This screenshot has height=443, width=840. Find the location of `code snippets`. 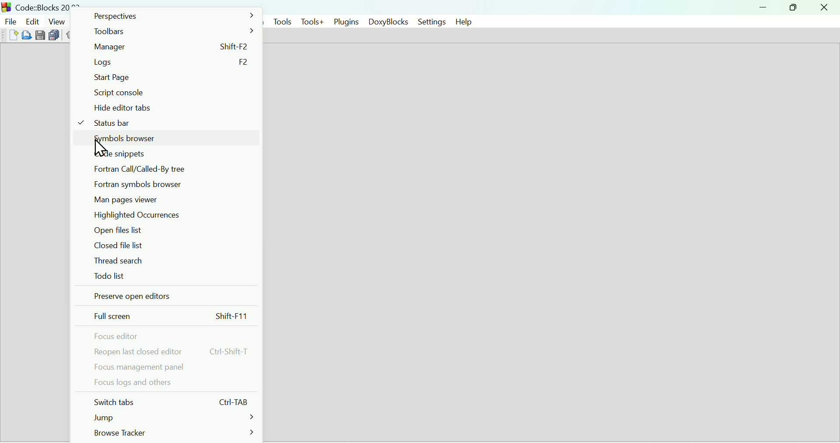

code snippets is located at coordinates (168, 154).